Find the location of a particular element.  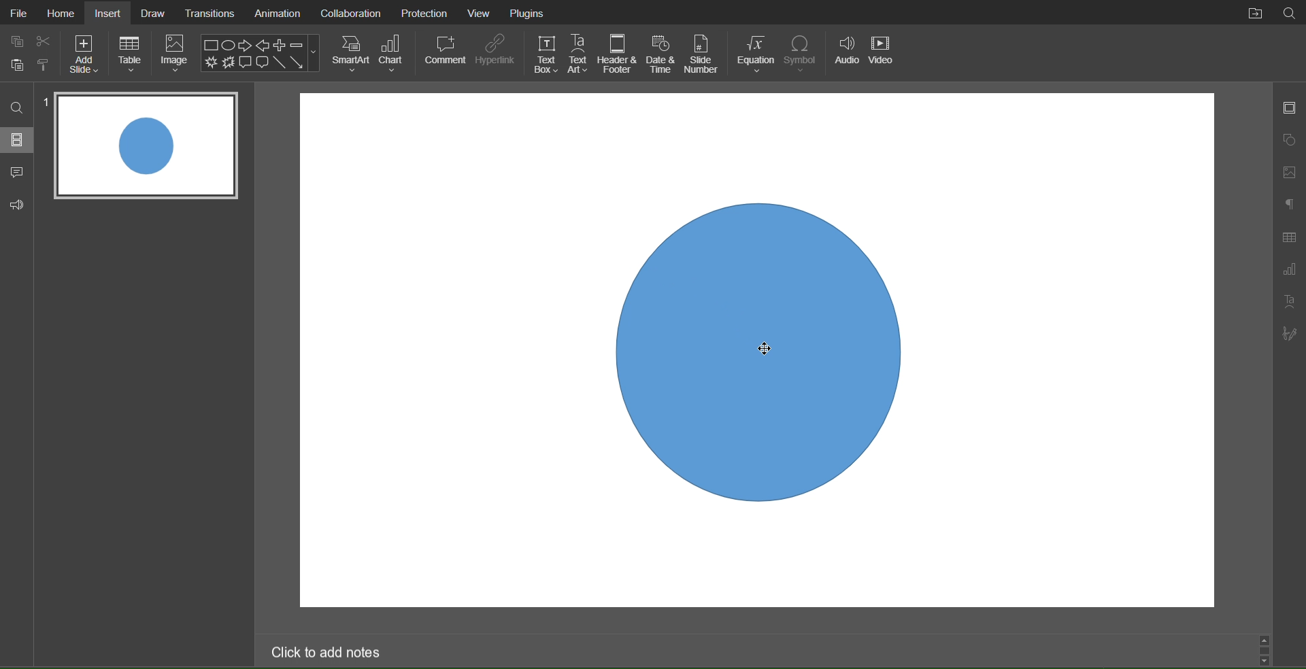

Search is located at coordinates (17, 107).